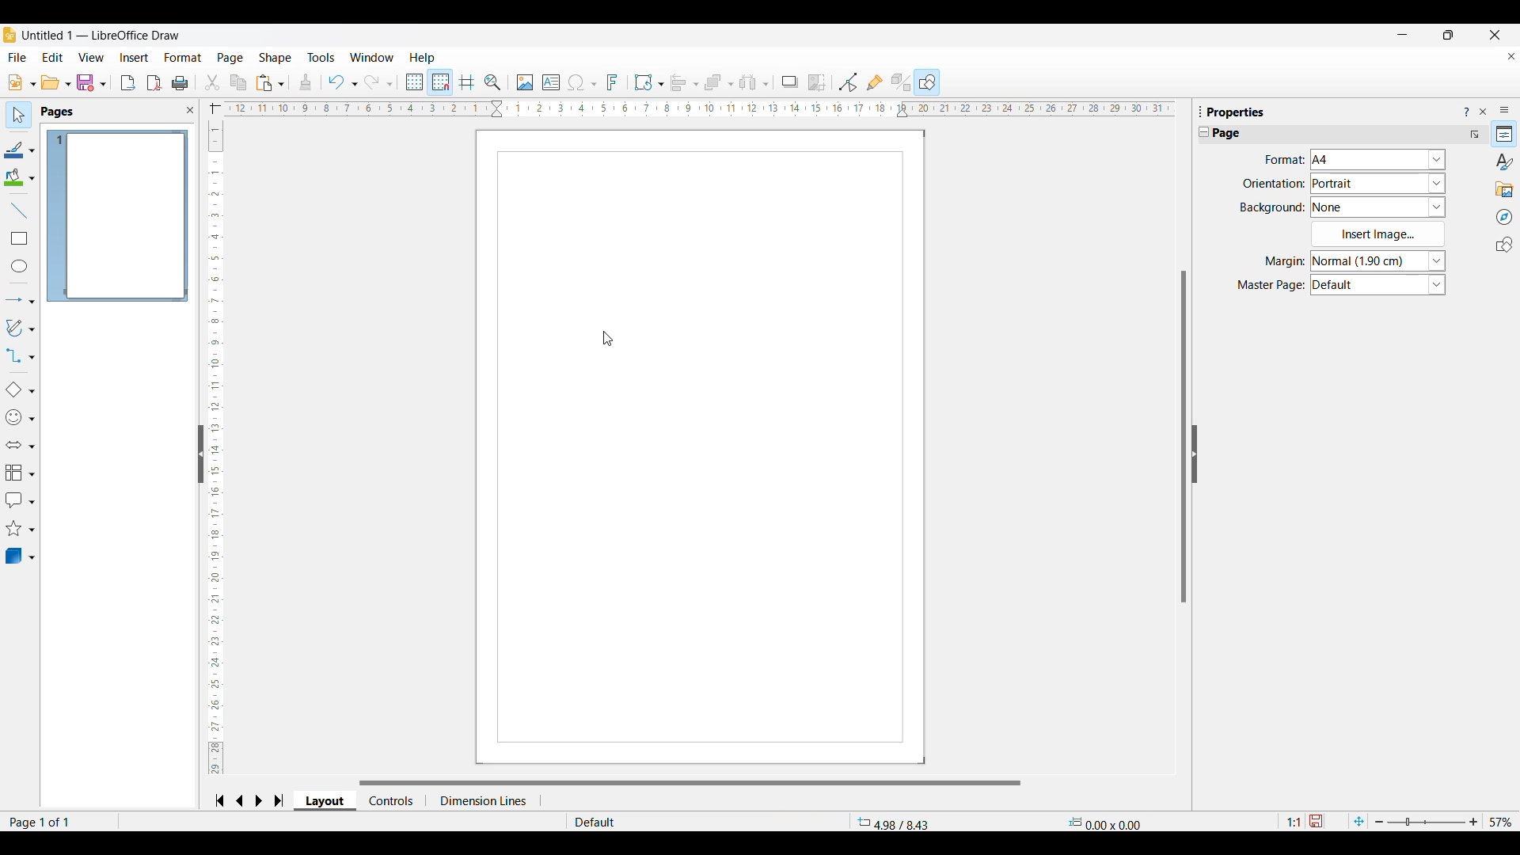  What do you see at coordinates (213, 83) in the screenshot?
I see `Cut` at bounding box center [213, 83].